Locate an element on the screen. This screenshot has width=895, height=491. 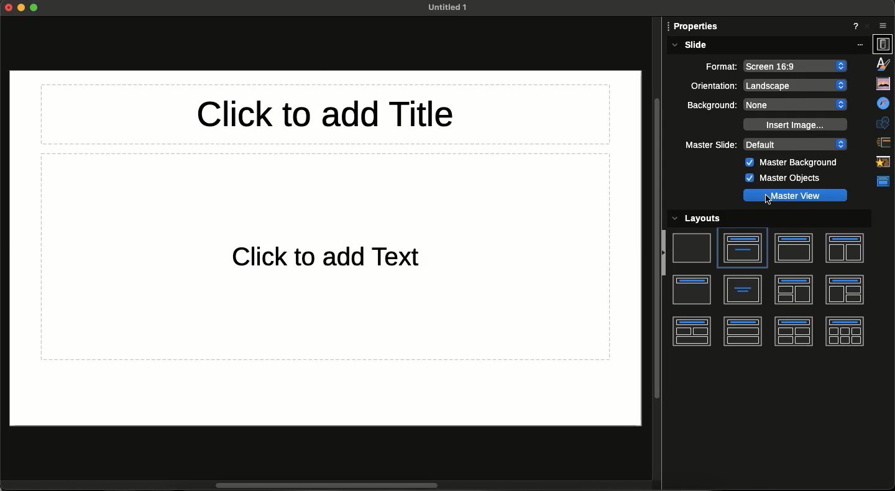
Title and three boxes is located at coordinates (691, 331).